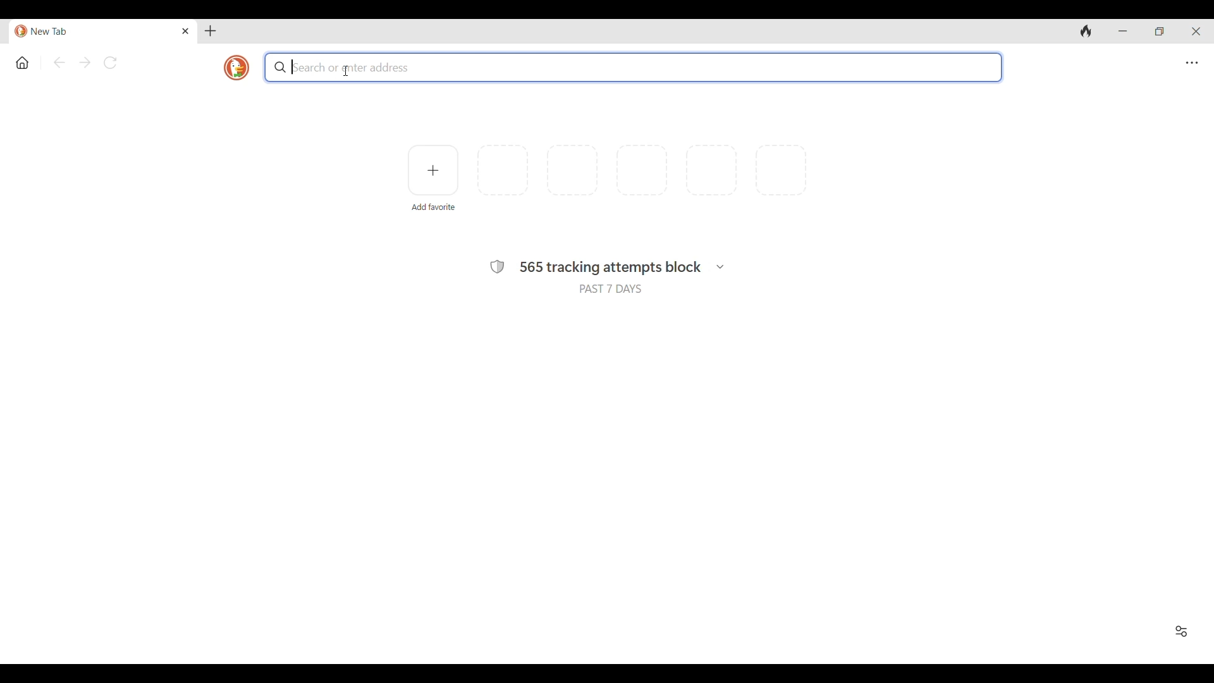 This screenshot has height=683, width=1214. Describe the element at coordinates (210, 31) in the screenshot. I see `Add new tab` at that location.